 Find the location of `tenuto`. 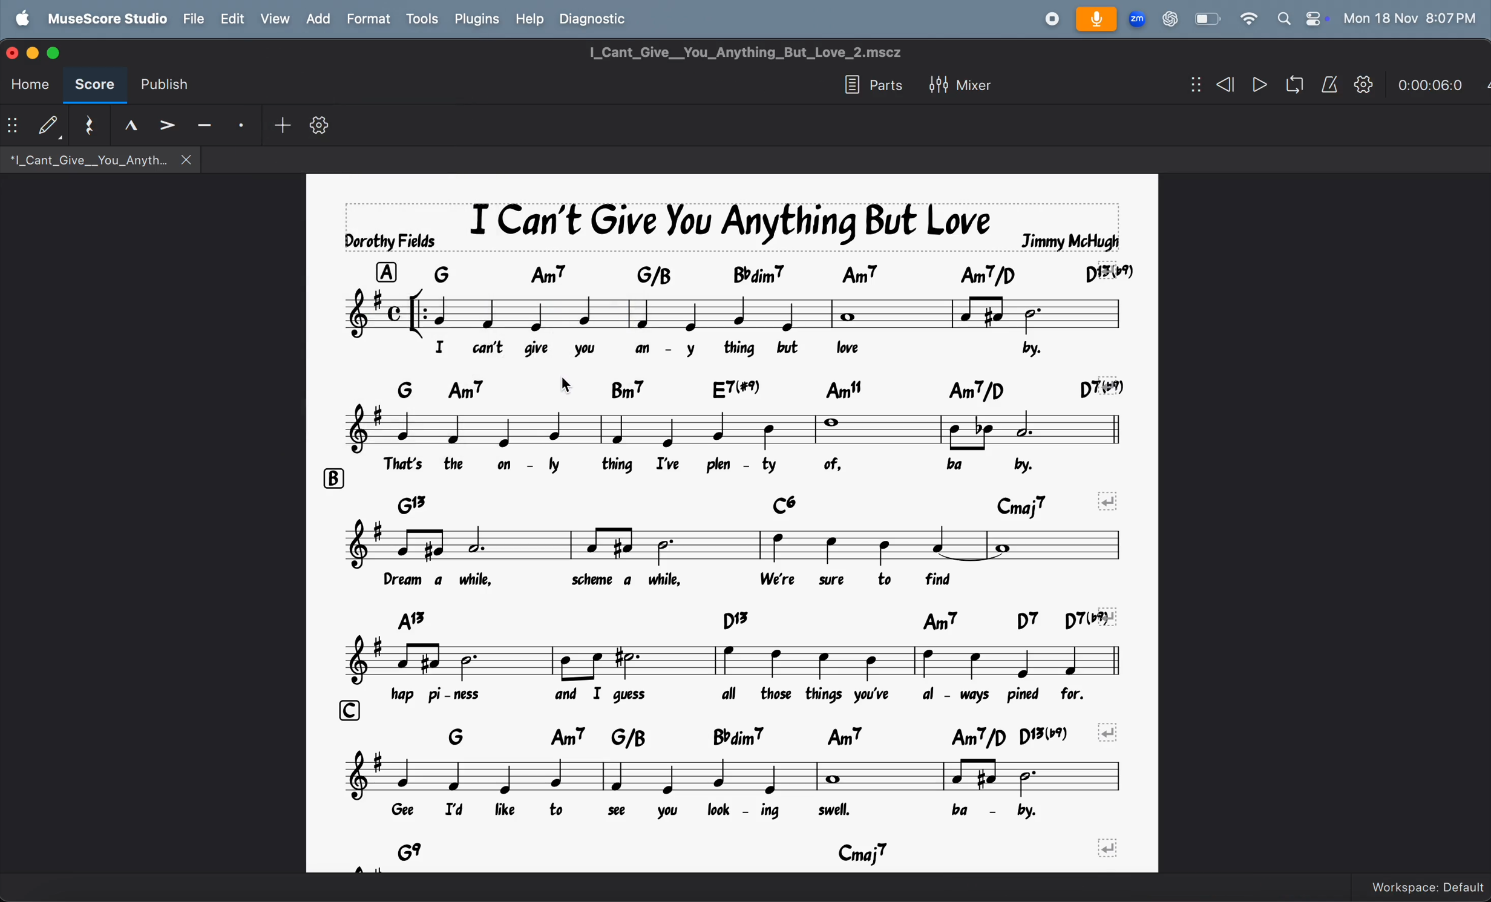

tenuto is located at coordinates (125, 127).